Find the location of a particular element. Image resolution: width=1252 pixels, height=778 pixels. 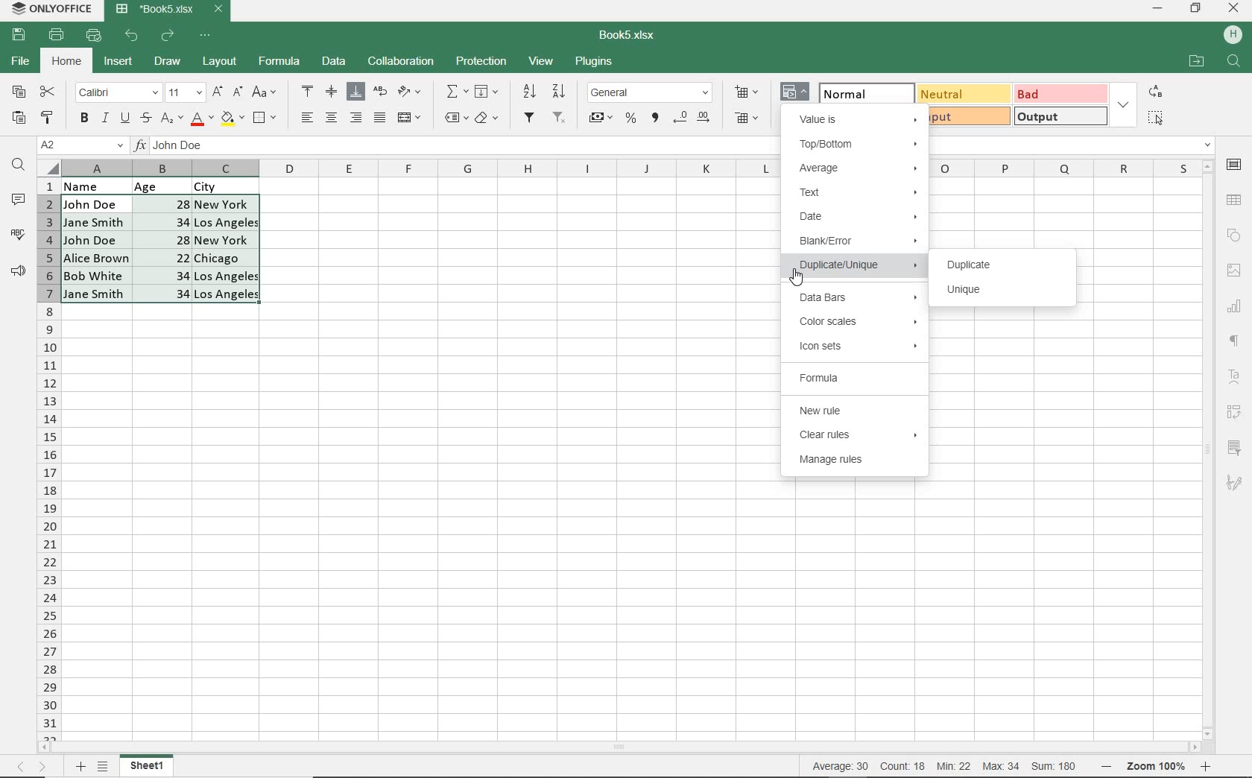

RESTORE DOWN is located at coordinates (1198, 7).